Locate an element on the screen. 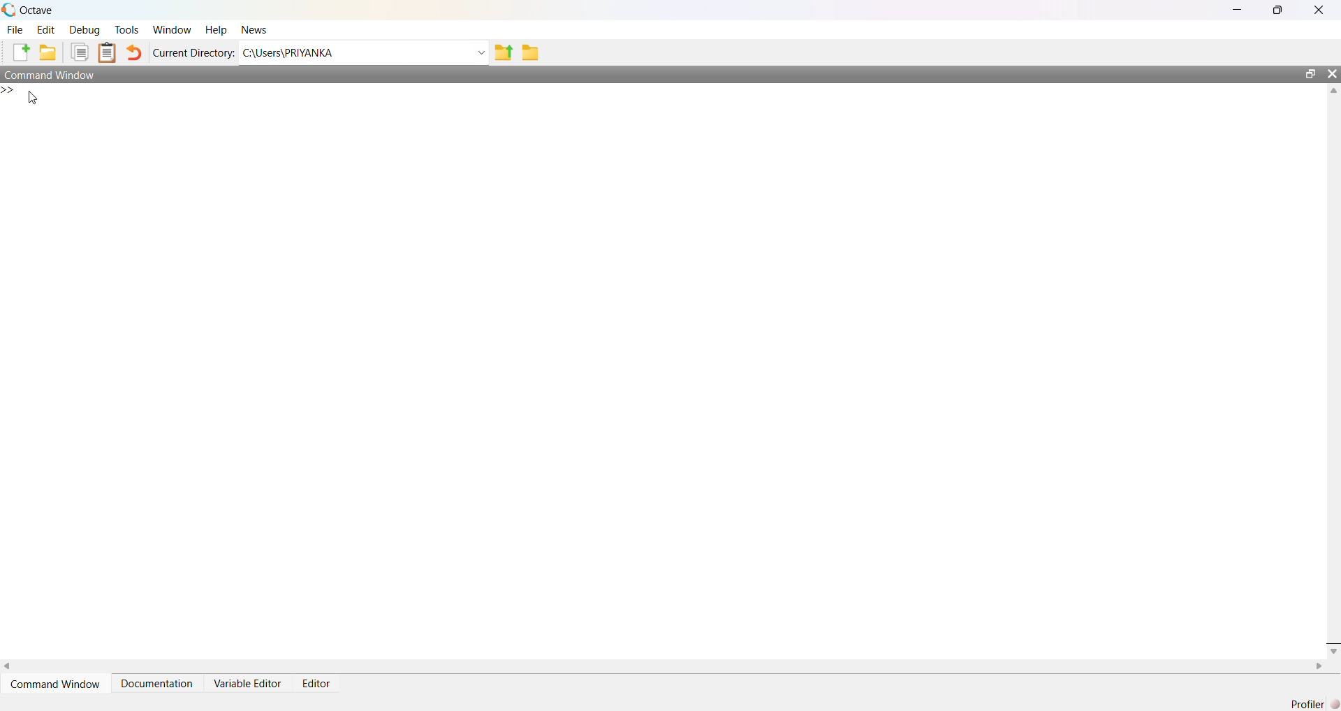 This screenshot has height=711, width=1341. maximise is located at coordinates (1281, 8).